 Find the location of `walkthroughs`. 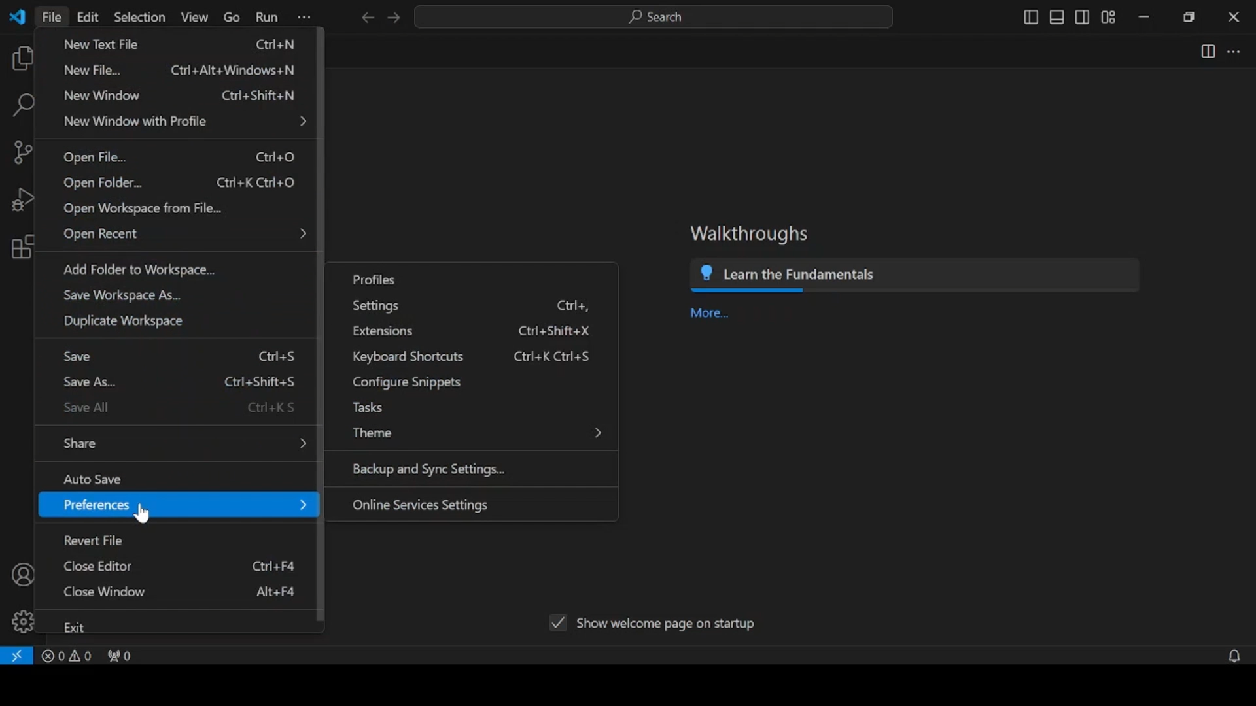

walkthroughs is located at coordinates (750, 235).